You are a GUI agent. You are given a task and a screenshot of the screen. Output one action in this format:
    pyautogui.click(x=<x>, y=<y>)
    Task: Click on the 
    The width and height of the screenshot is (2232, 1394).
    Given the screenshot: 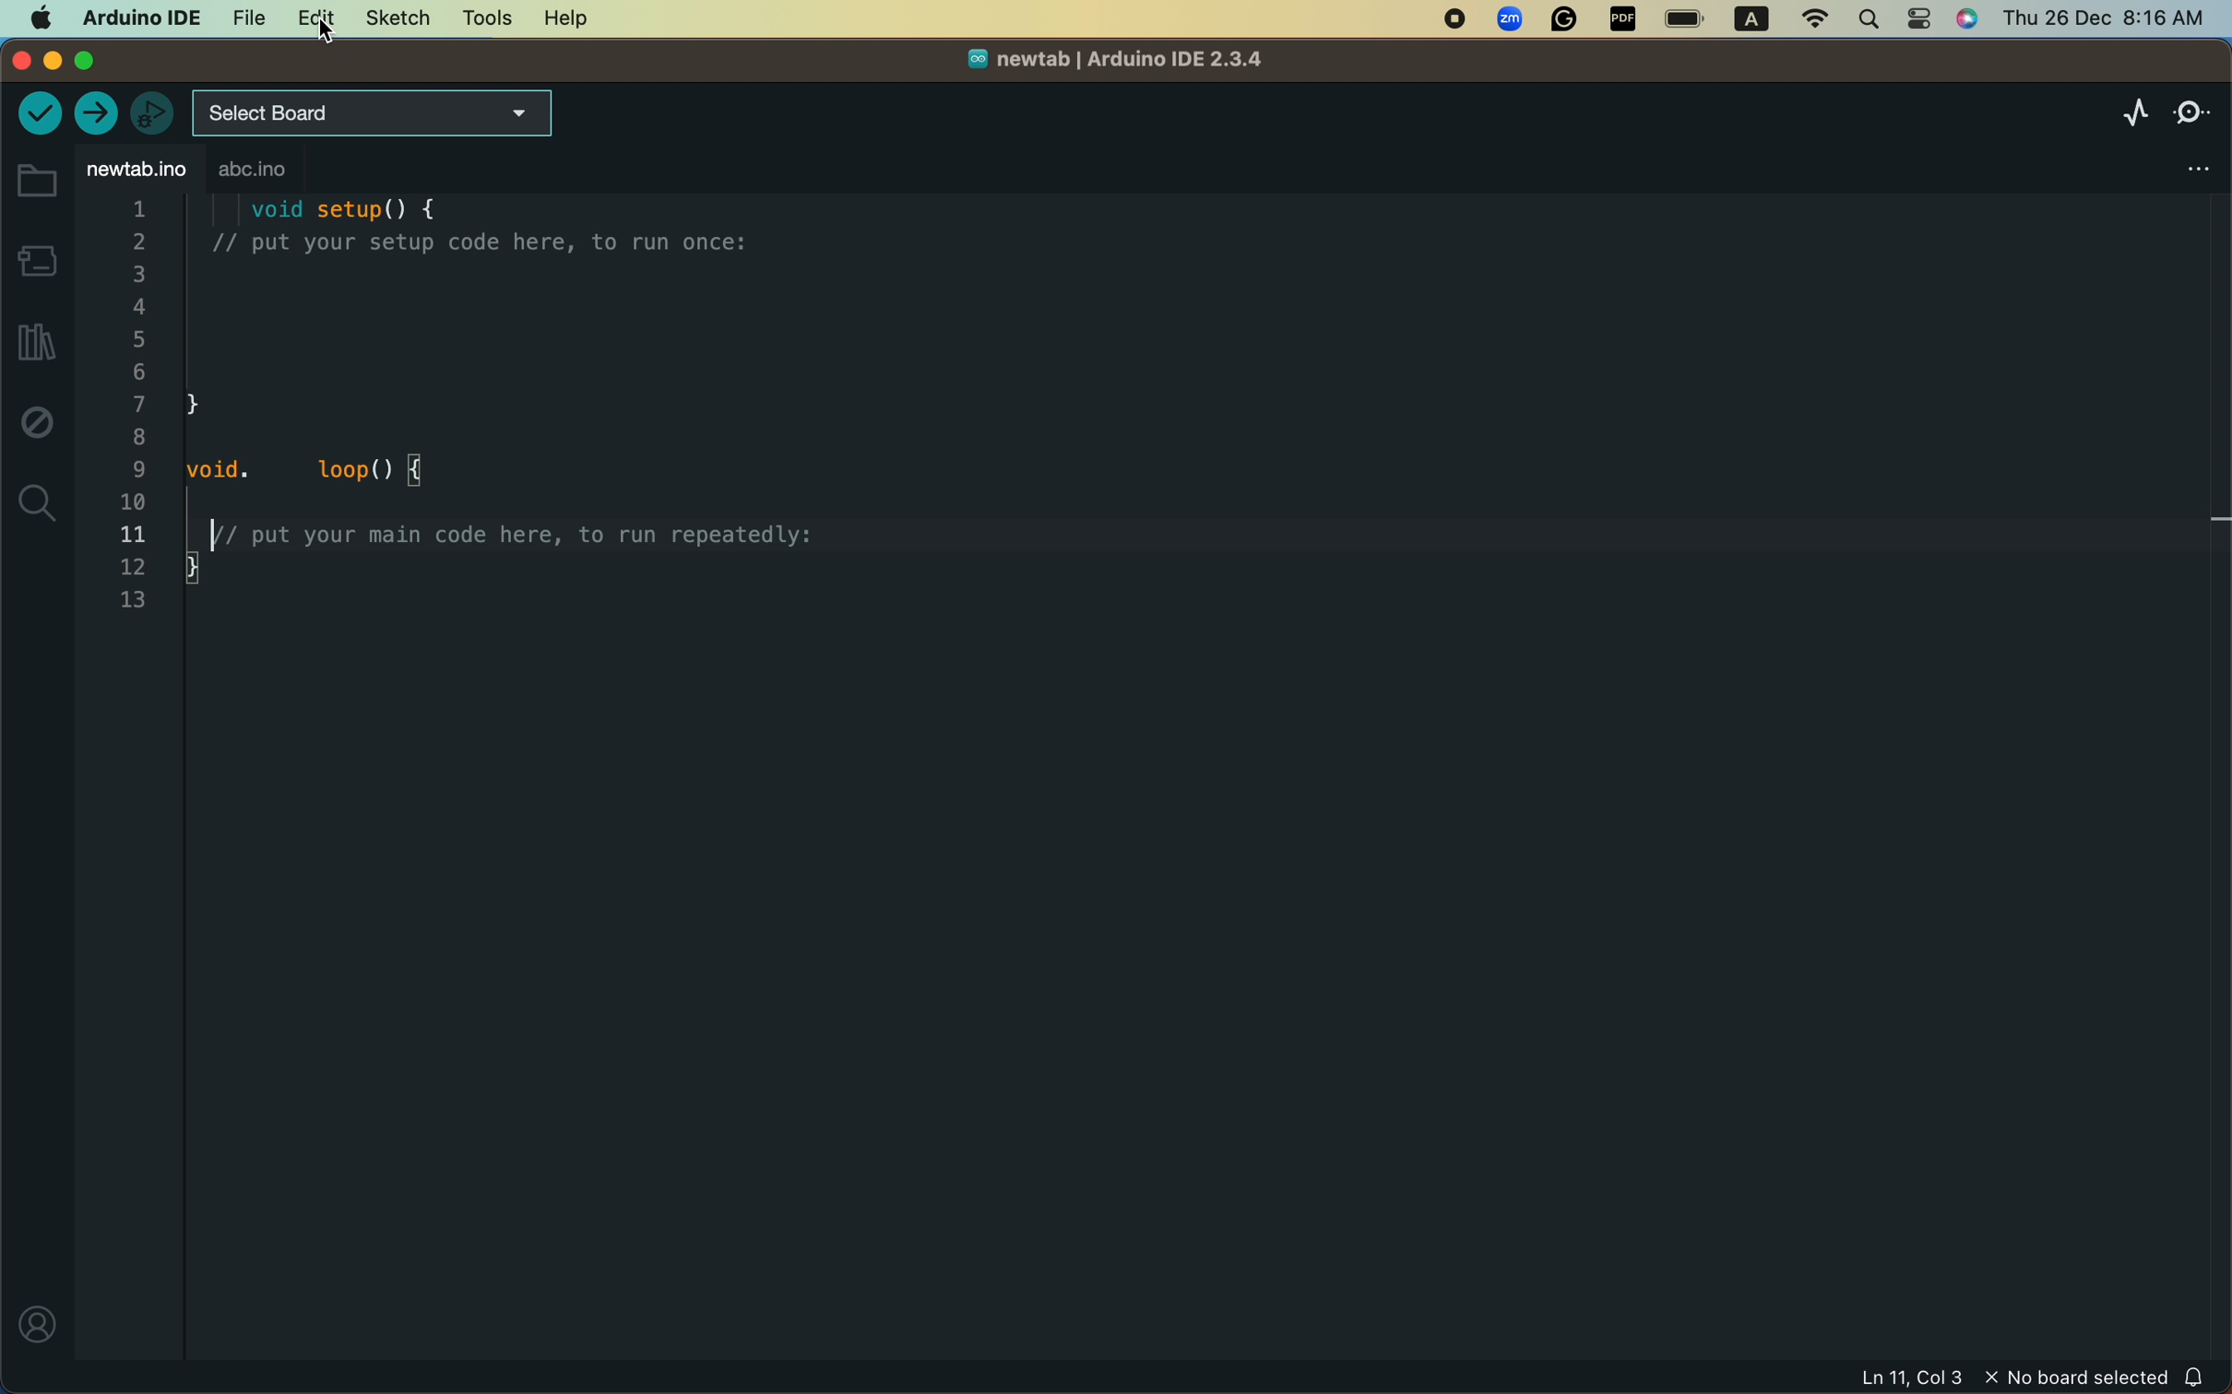 What is the action you would take?
    pyautogui.click(x=1623, y=20)
    